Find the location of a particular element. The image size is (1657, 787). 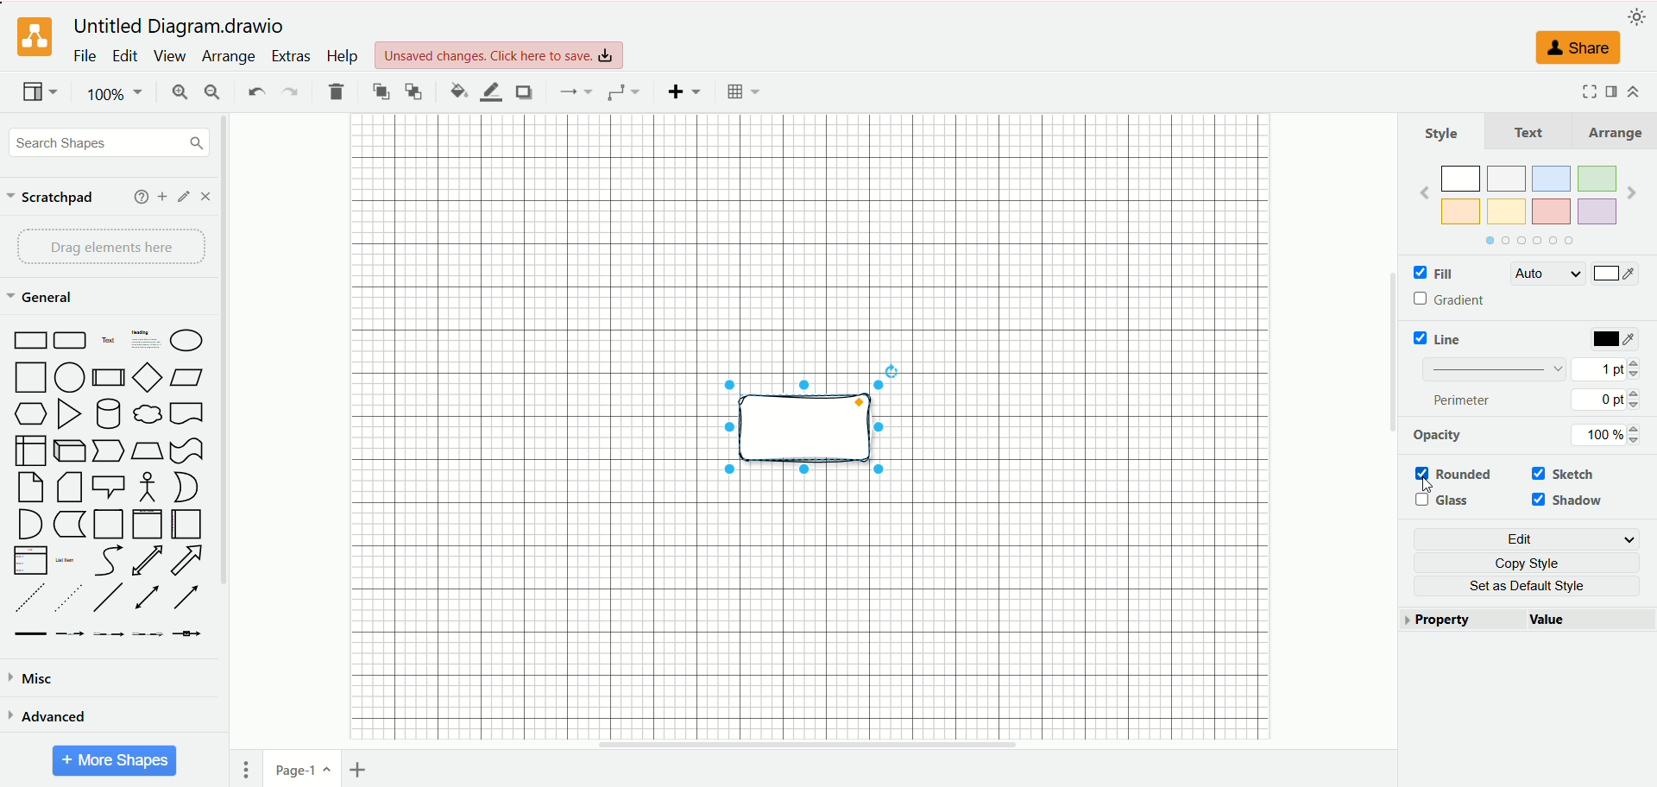

color is located at coordinates (1615, 275).